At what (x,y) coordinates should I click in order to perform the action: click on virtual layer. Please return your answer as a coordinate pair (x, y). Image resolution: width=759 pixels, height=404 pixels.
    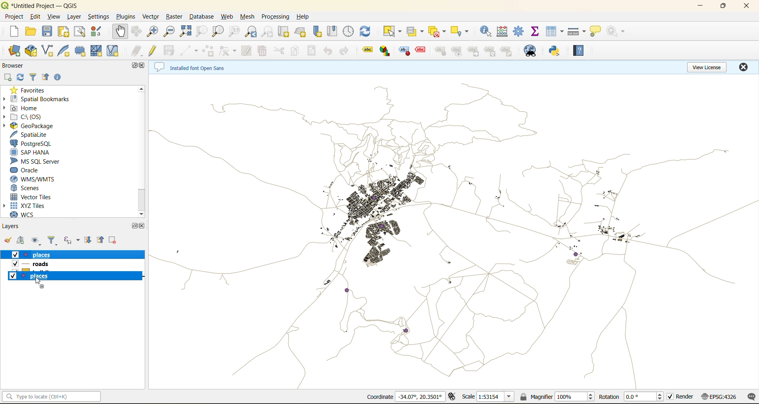
    Looking at the image, I should click on (116, 51).